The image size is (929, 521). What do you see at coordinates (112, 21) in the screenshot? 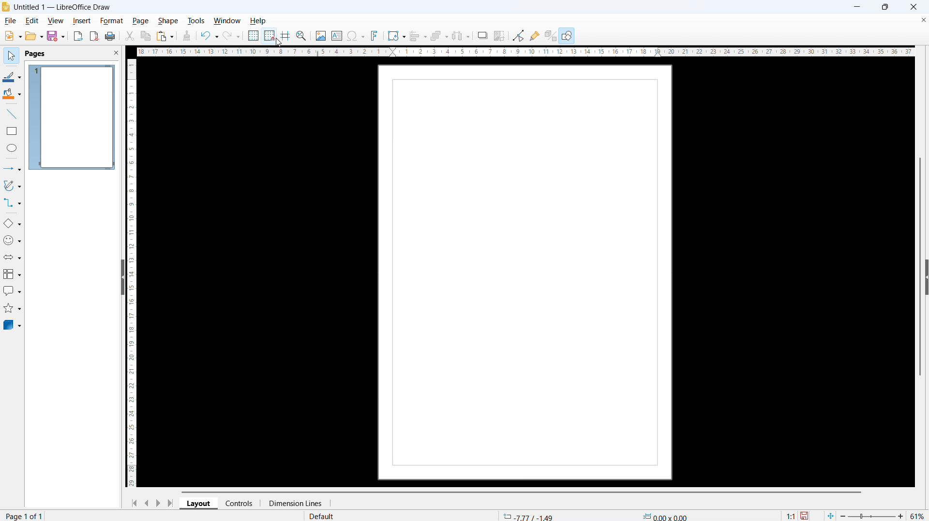
I see `Format ` at bounding box center [112, 21].